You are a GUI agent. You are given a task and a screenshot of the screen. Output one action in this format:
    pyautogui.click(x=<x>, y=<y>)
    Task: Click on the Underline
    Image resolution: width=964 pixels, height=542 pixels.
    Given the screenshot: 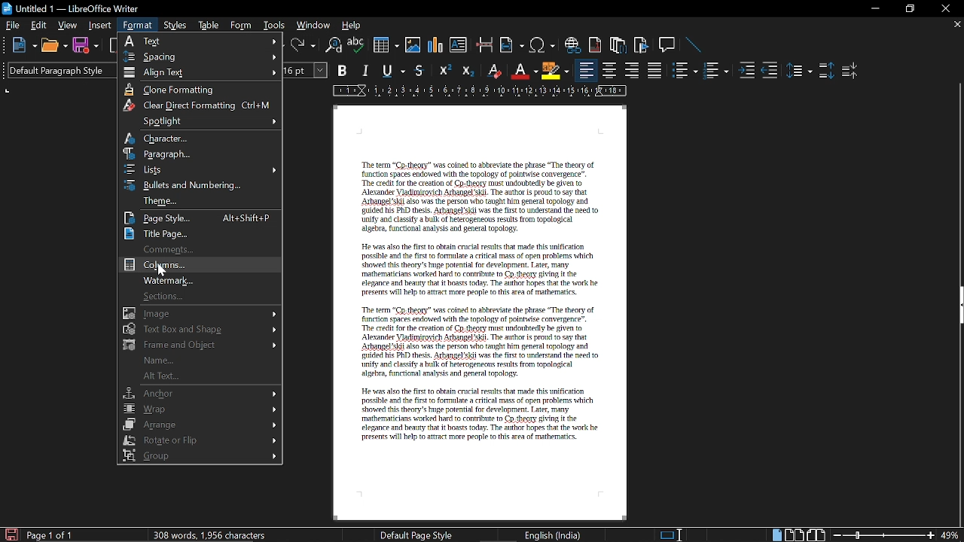 What is the action you would take?
    pyautogui.click(x=395, y=72)
    